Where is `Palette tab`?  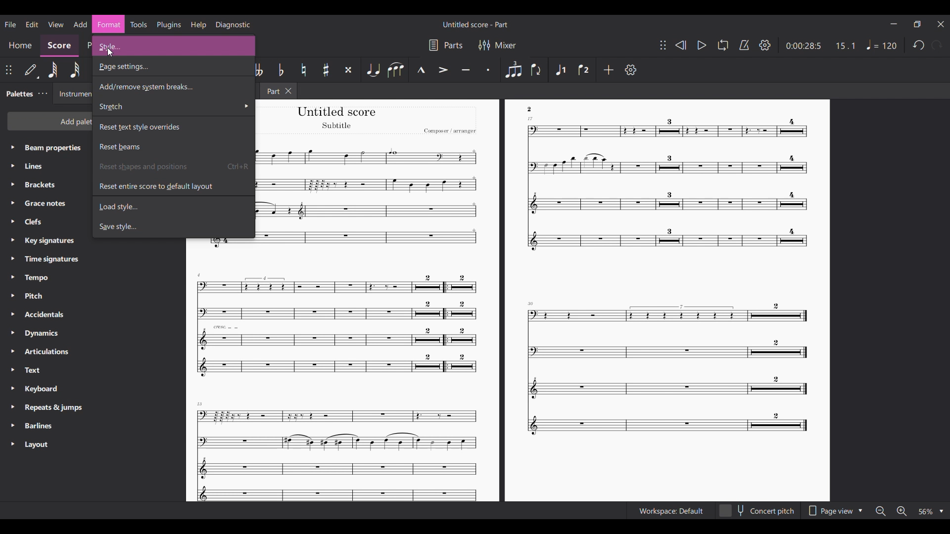
Palette tab is located at coordinates (18, 94).